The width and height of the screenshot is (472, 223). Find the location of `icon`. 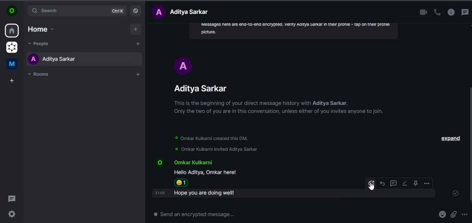

icon is located at coordinates (12, 11).